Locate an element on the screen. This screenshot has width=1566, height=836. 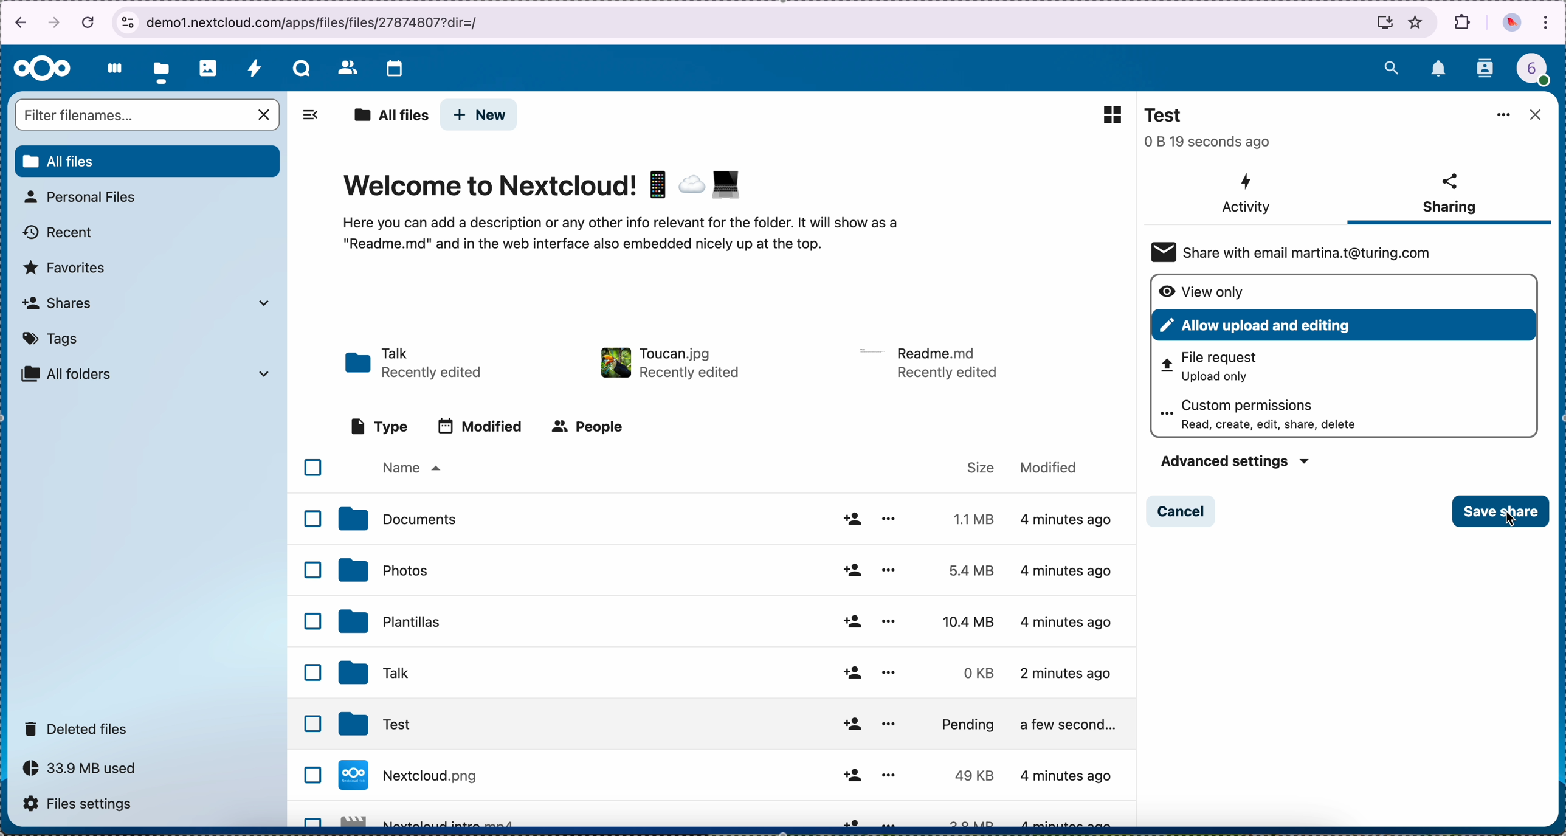
shares is located at coordinates (145, 302).